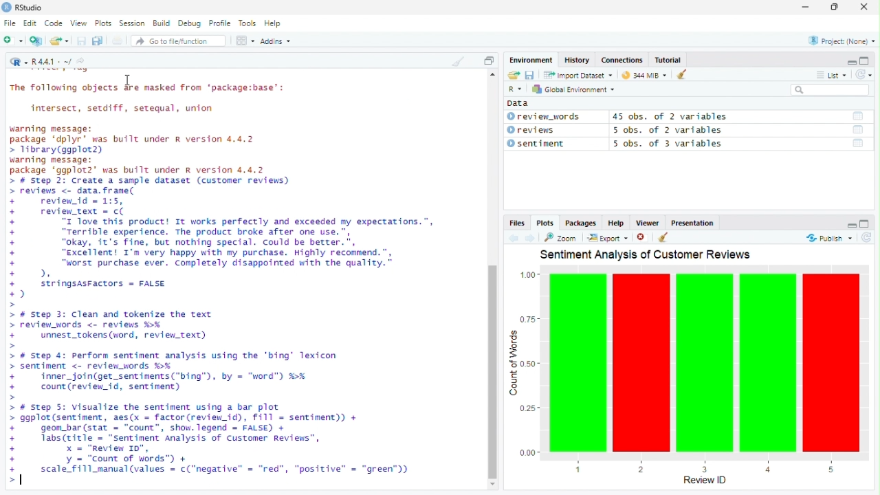  I want to click on Help, so click(617, 222).